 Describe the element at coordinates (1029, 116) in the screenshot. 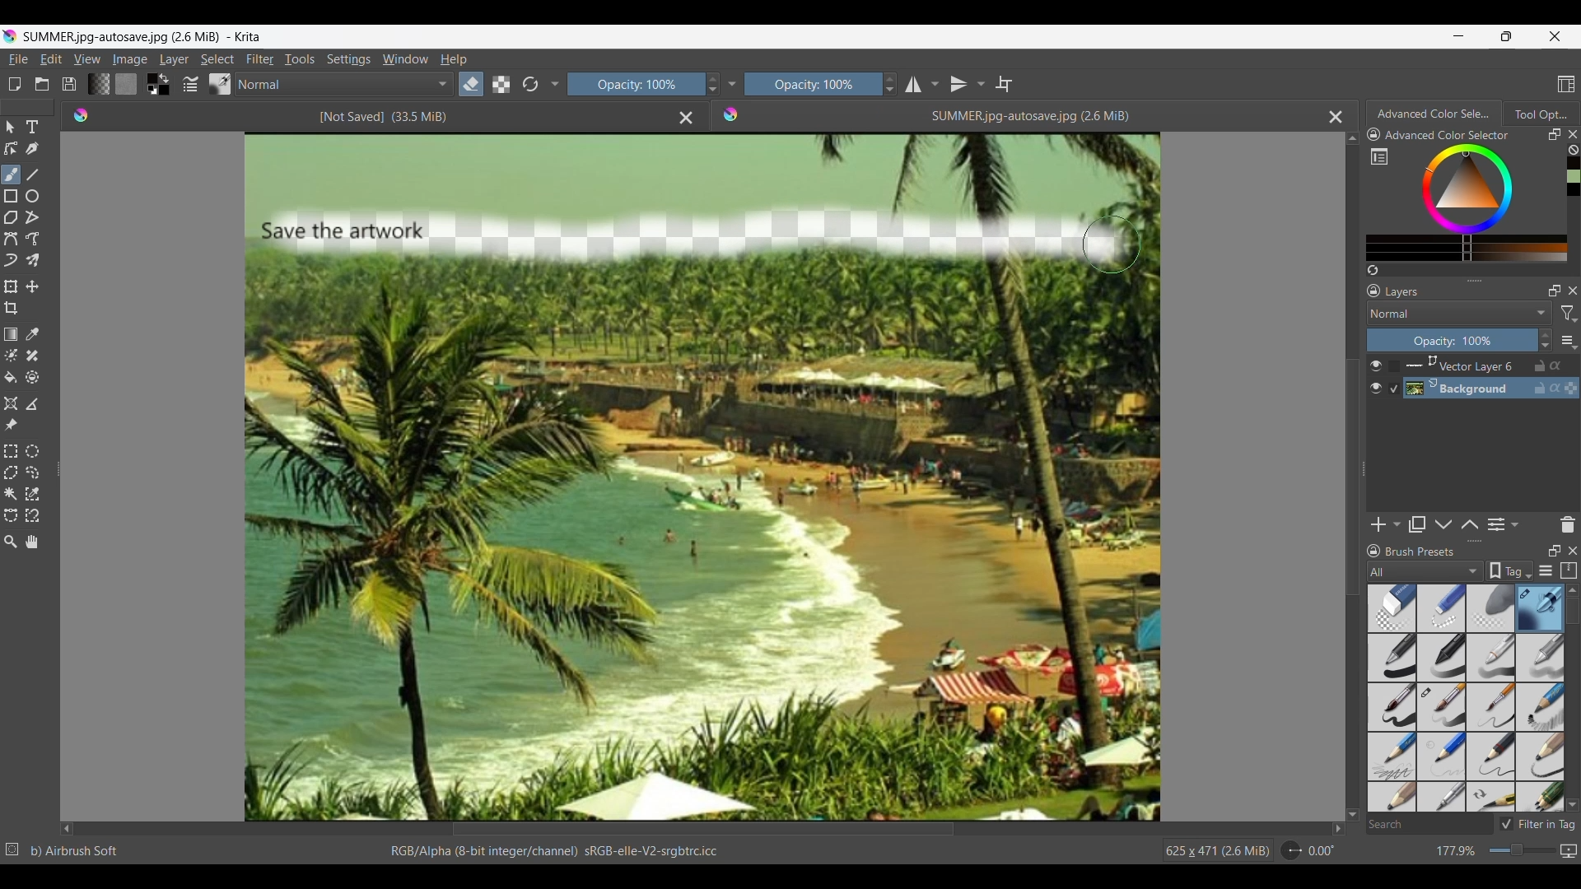

I see `SUMMER.jpg-autosave.jpg (2.6 MiB)` at that location.